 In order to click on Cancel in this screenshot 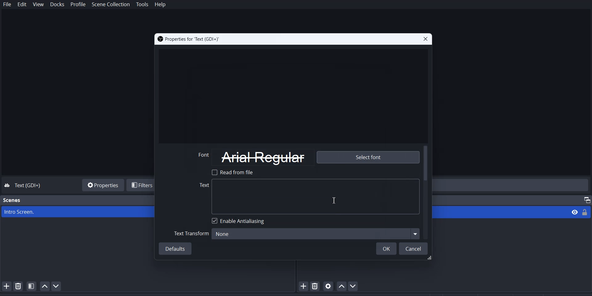, I will do `click(414, 248)`.